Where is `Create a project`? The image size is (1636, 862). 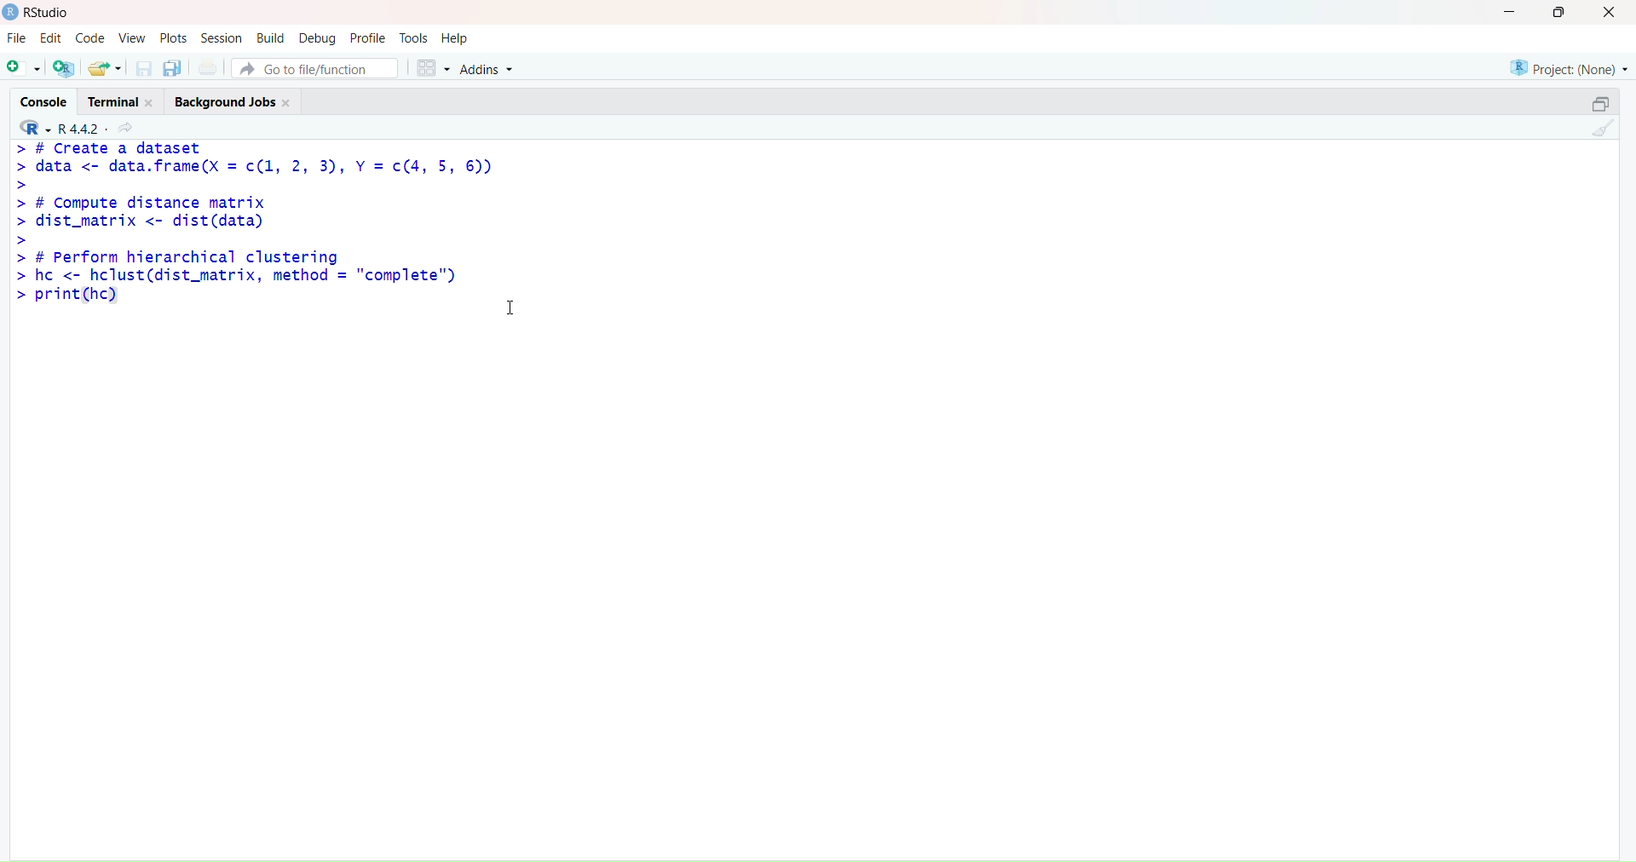 Create a project is located at coordinates (66, 66).